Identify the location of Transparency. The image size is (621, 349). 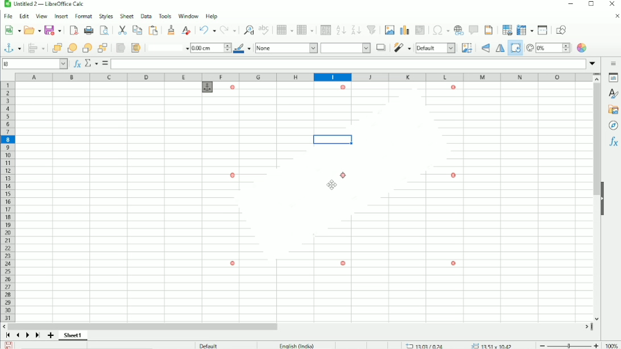
(548, 48).